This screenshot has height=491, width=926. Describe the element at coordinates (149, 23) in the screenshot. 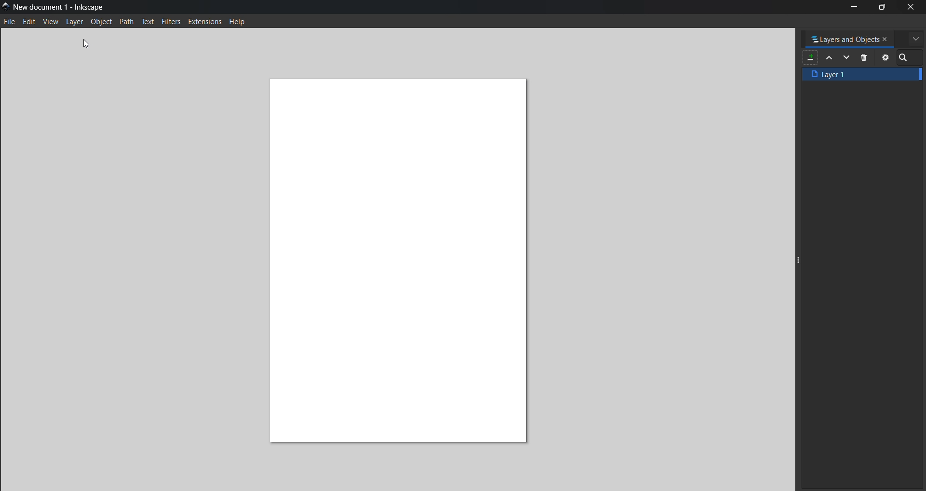

I see `text` at that location.